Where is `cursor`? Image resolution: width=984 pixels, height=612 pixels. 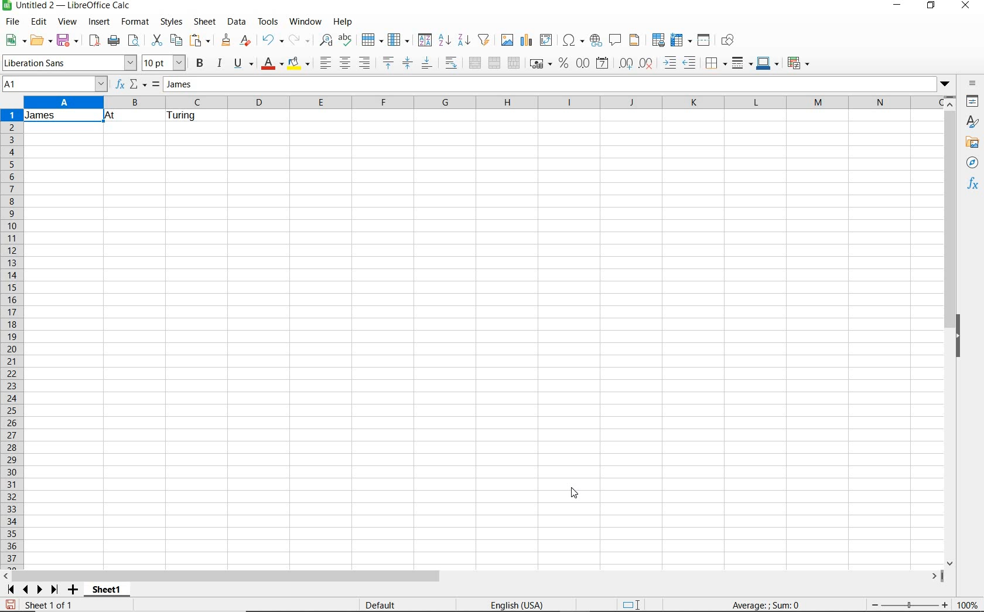
cursor is located at coordinates (575, 497).